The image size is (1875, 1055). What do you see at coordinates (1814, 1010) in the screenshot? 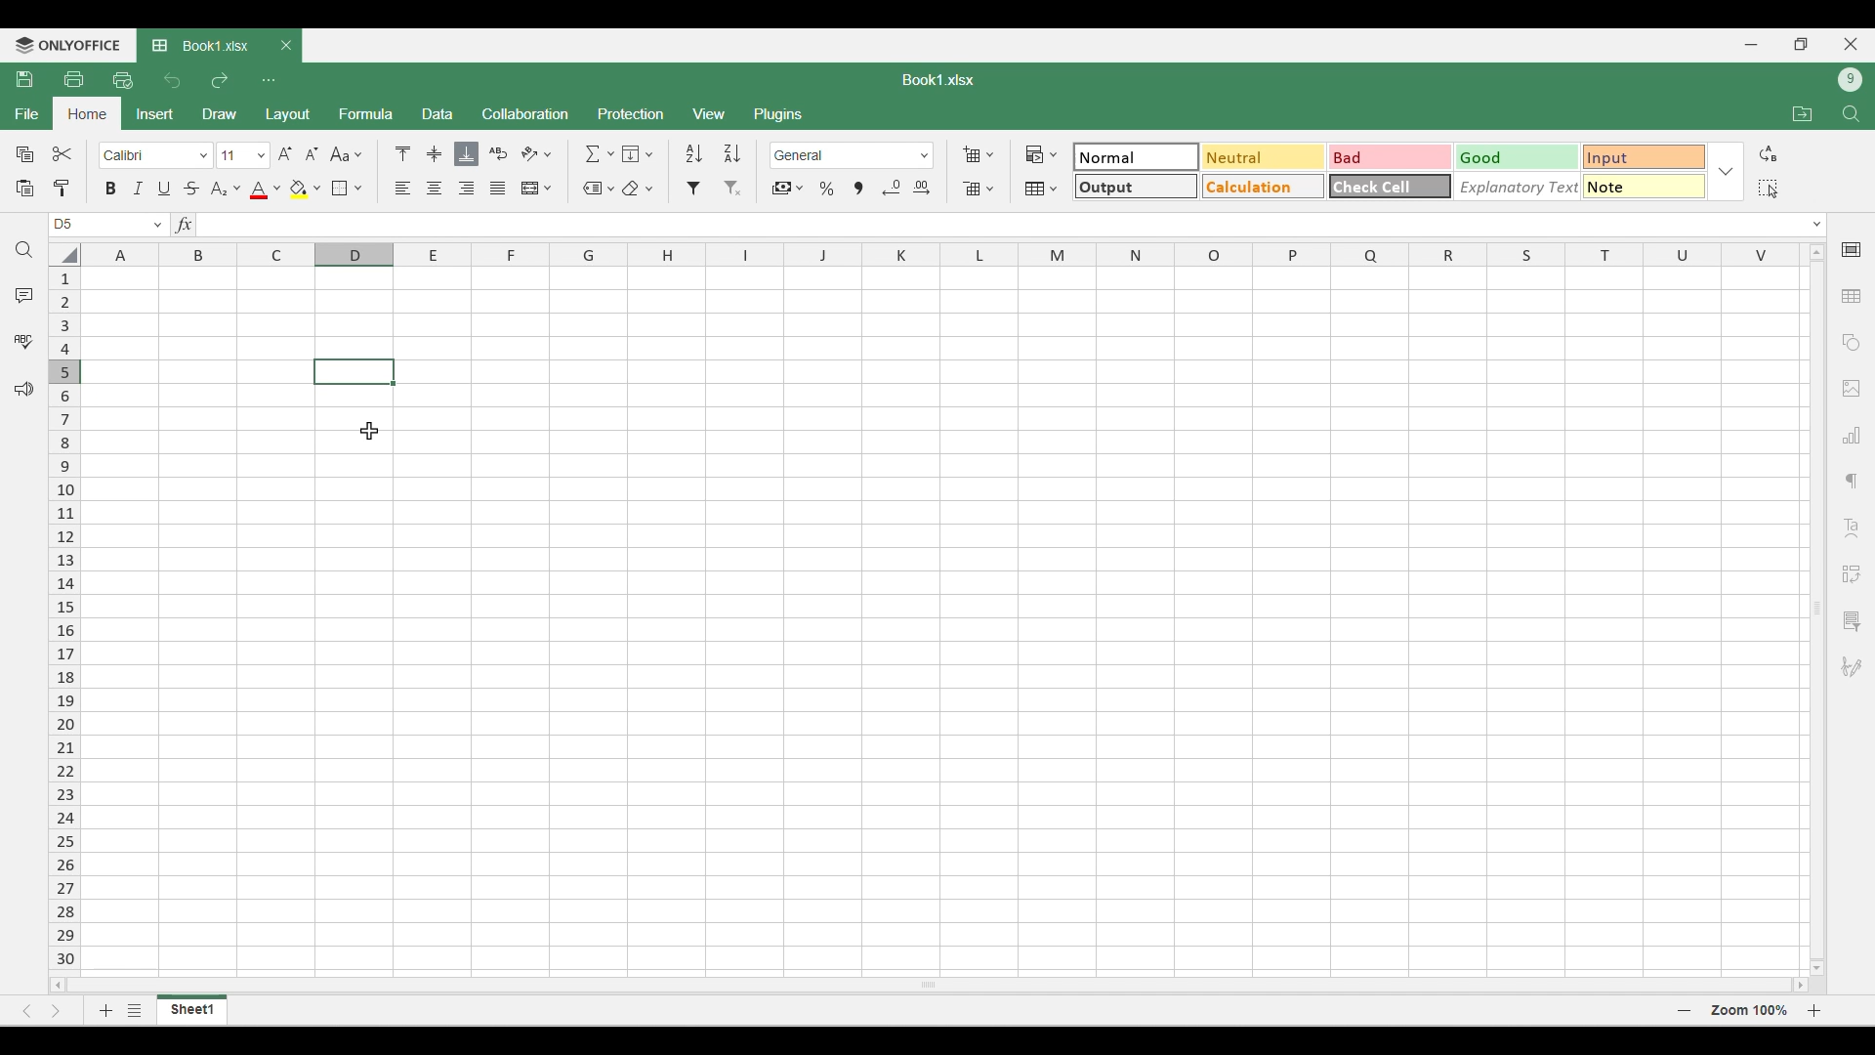
I see `Zoom in` at bounding box center [1814, 1010].